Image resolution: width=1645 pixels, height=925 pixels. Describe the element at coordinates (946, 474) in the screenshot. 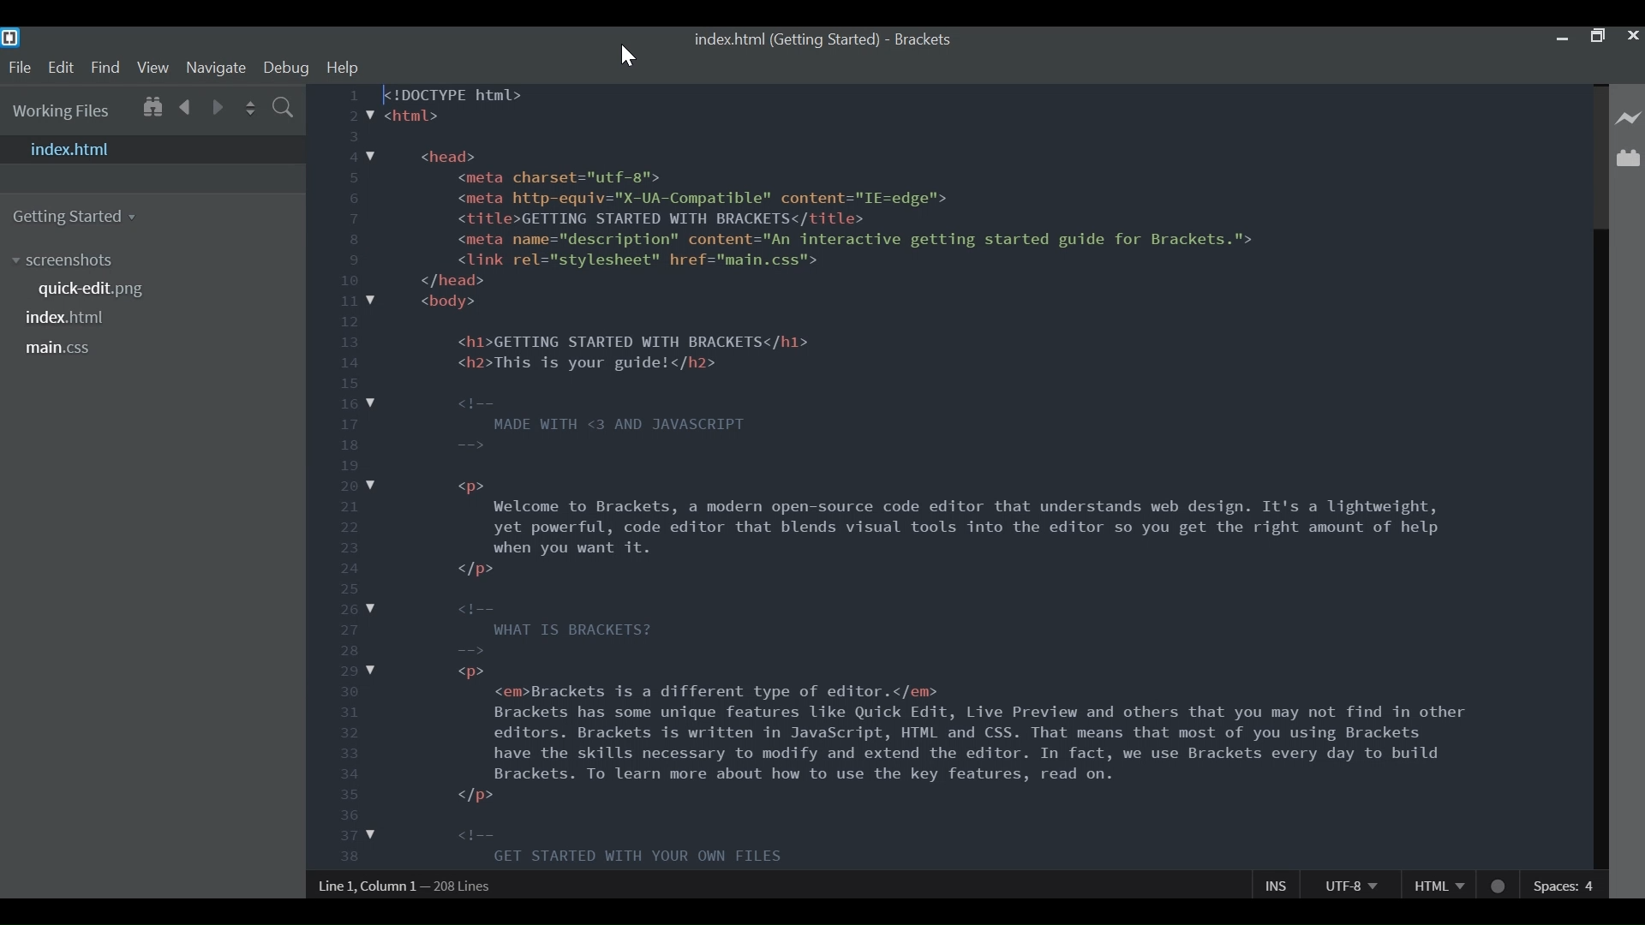

I see `<!DOCTYPE html>
<html>
<head>
<meta charset="utf-8">
<meta http-equiv="X-UA-Compatible" content="IE=edge">
<title>GETTING STARTED WITH BRACKETS</title>
<meta name="description" content="An interactive getting started guide for Brackets.">
<link rel="stylesheet" href="main.css">
</head>
<body>
<h1>GETTING STARTED WITH BRACKETS</h1>
<h2>This is your guide!</h2>
<t--
MADE WITH <3 AND JAVASCRIPT
<p>
Welcome to Brackets, a modern open-source code editor that understands web design. It's a lightweight,
yet powerful, code editor that blends visual tools into the editor so you get the right amount of help
when you want it.
</p>
<t--
WHAT IS BRACKETS?
<p>
<em>Brackets is a different type of editor.</em>
Brackets has some unique features like Quick Edit, Live Preview and others that you may not find in other
editors. Brackets is written in JavaScript, HTML and CSS. That means that most of you using Brackets
have the skills necessary to modify and extend the editor. In fact, we use Brackets every day to build
Brackets. To learn more about how to use the key features, read on.
</p>
fee
GET STARTED WITH YOUR OWN FILES` at that location.